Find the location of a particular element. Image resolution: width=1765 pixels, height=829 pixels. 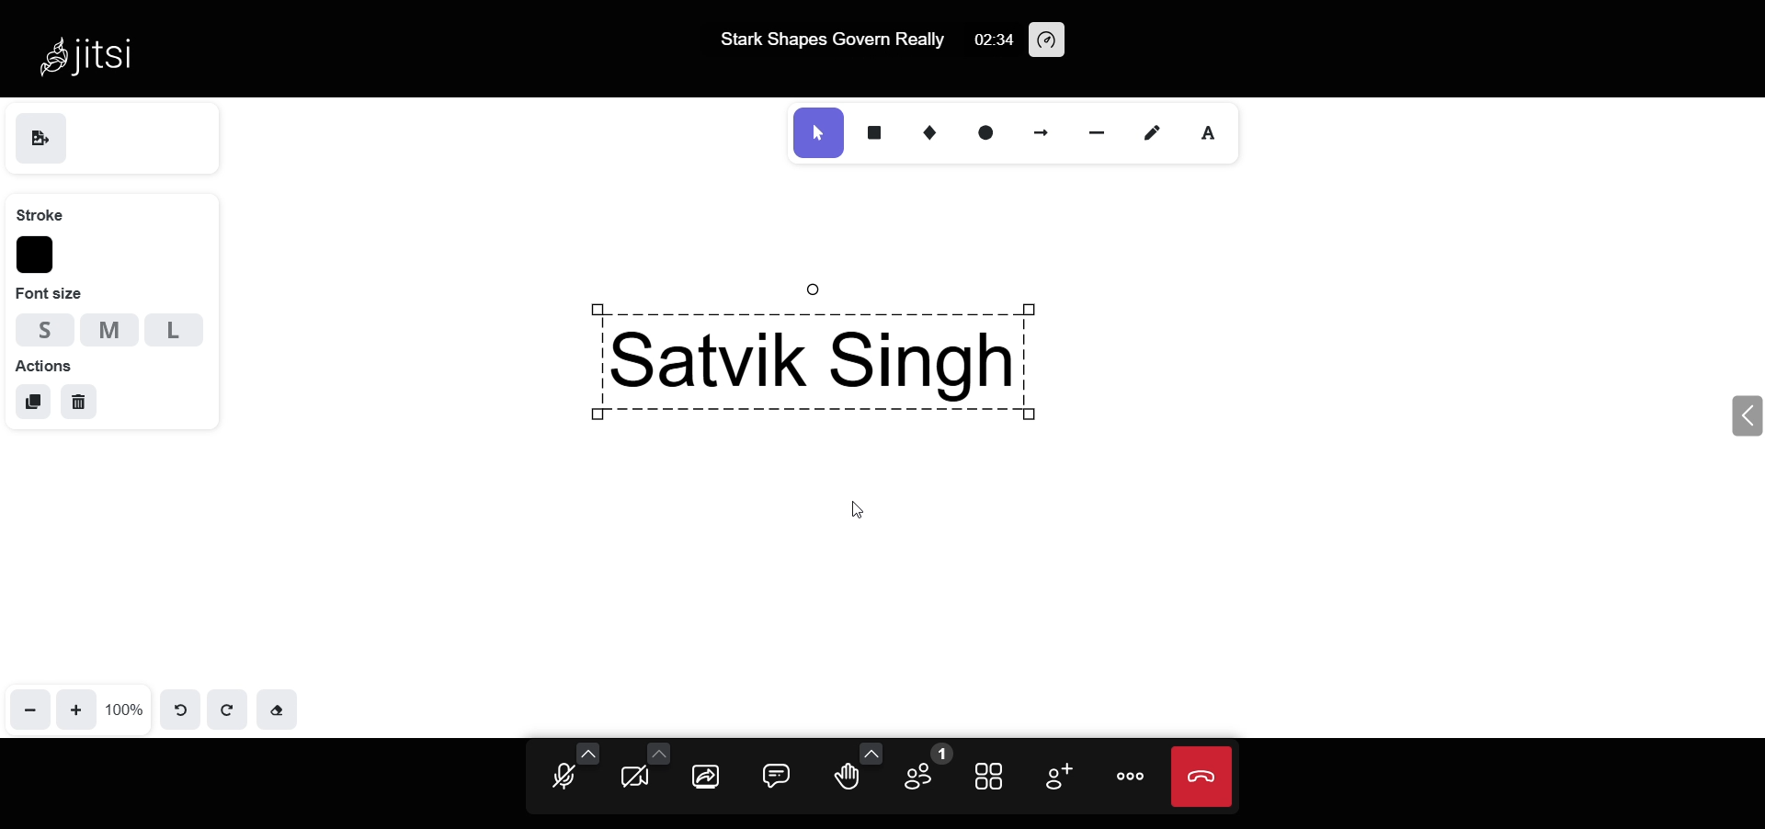

arrow is located at coordinates (1043, 131).